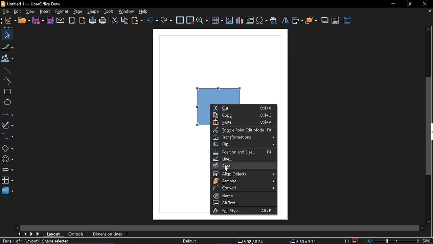 The width and height of the screenshot is (433, 244). Describe the element at coordinates (243, 203) in the screenshot. I see `alt text` at that location.